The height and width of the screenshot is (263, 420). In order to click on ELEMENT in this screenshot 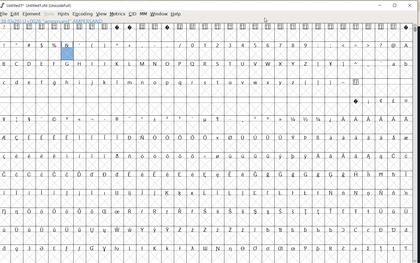, I will do `click(31, 14)`.